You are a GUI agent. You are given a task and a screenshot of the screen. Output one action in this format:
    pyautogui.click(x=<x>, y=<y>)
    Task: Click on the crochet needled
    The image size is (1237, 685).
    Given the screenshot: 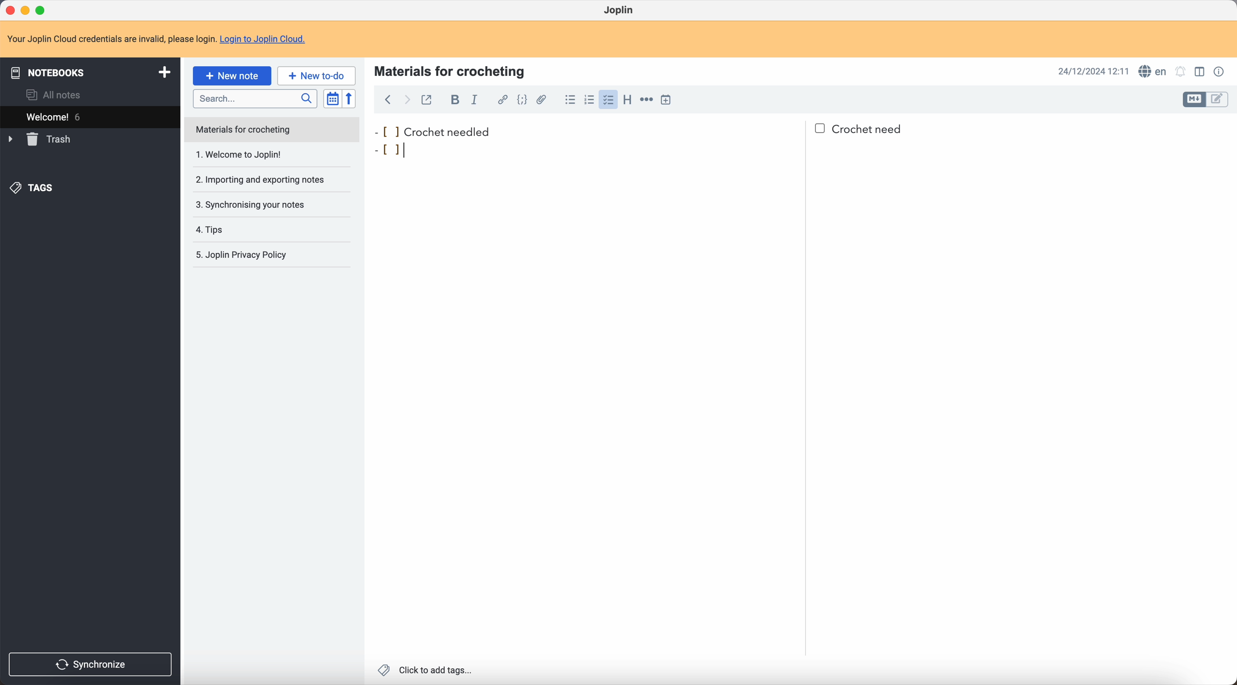 What is the action you would take?
    pyautogui.click(x=637, y=128)
    